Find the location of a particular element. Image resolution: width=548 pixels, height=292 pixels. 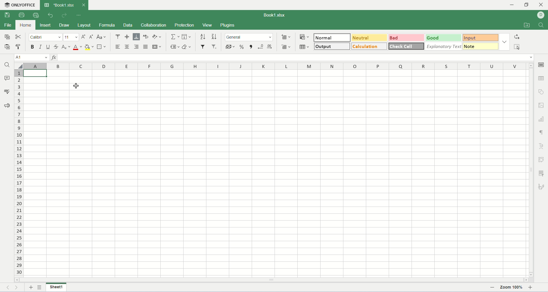

zoom out is located at coordinates (492, 287).